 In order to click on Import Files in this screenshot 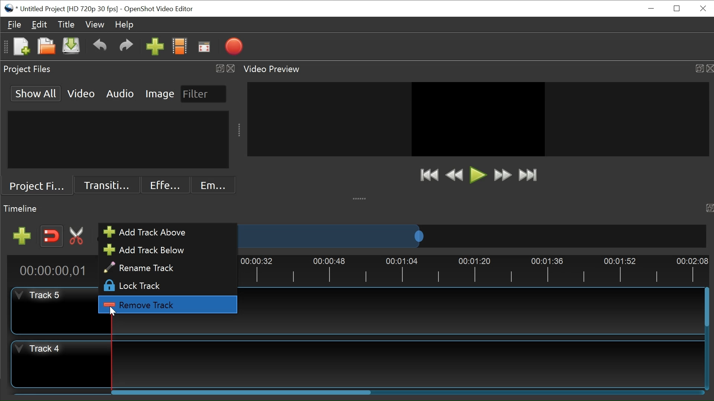, I will do `click(155, 48)`.